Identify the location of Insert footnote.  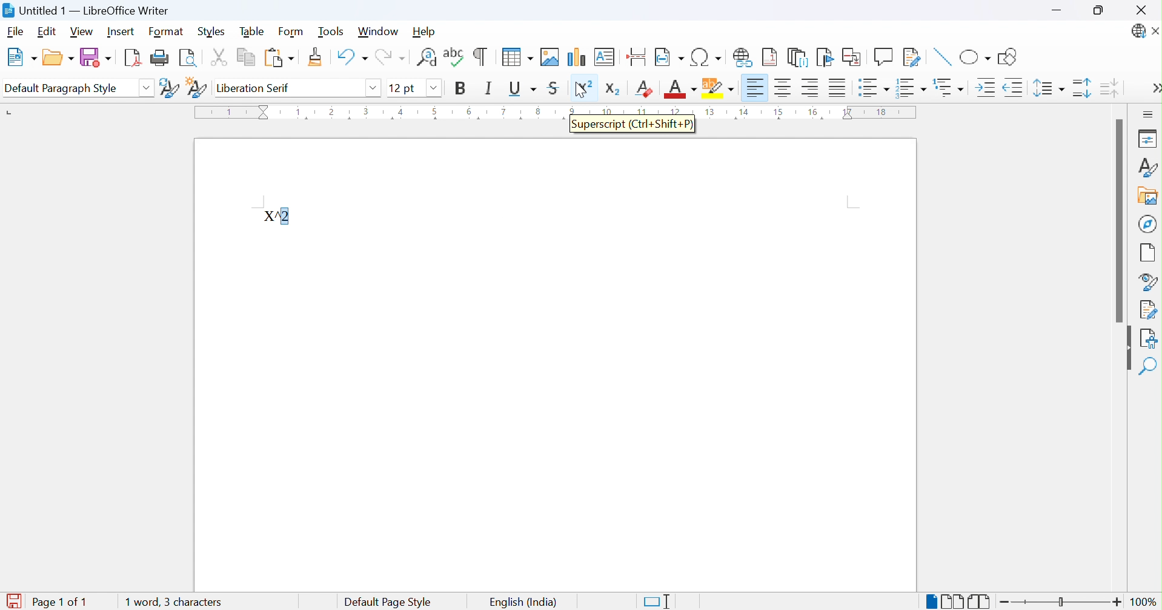
(769, 58).